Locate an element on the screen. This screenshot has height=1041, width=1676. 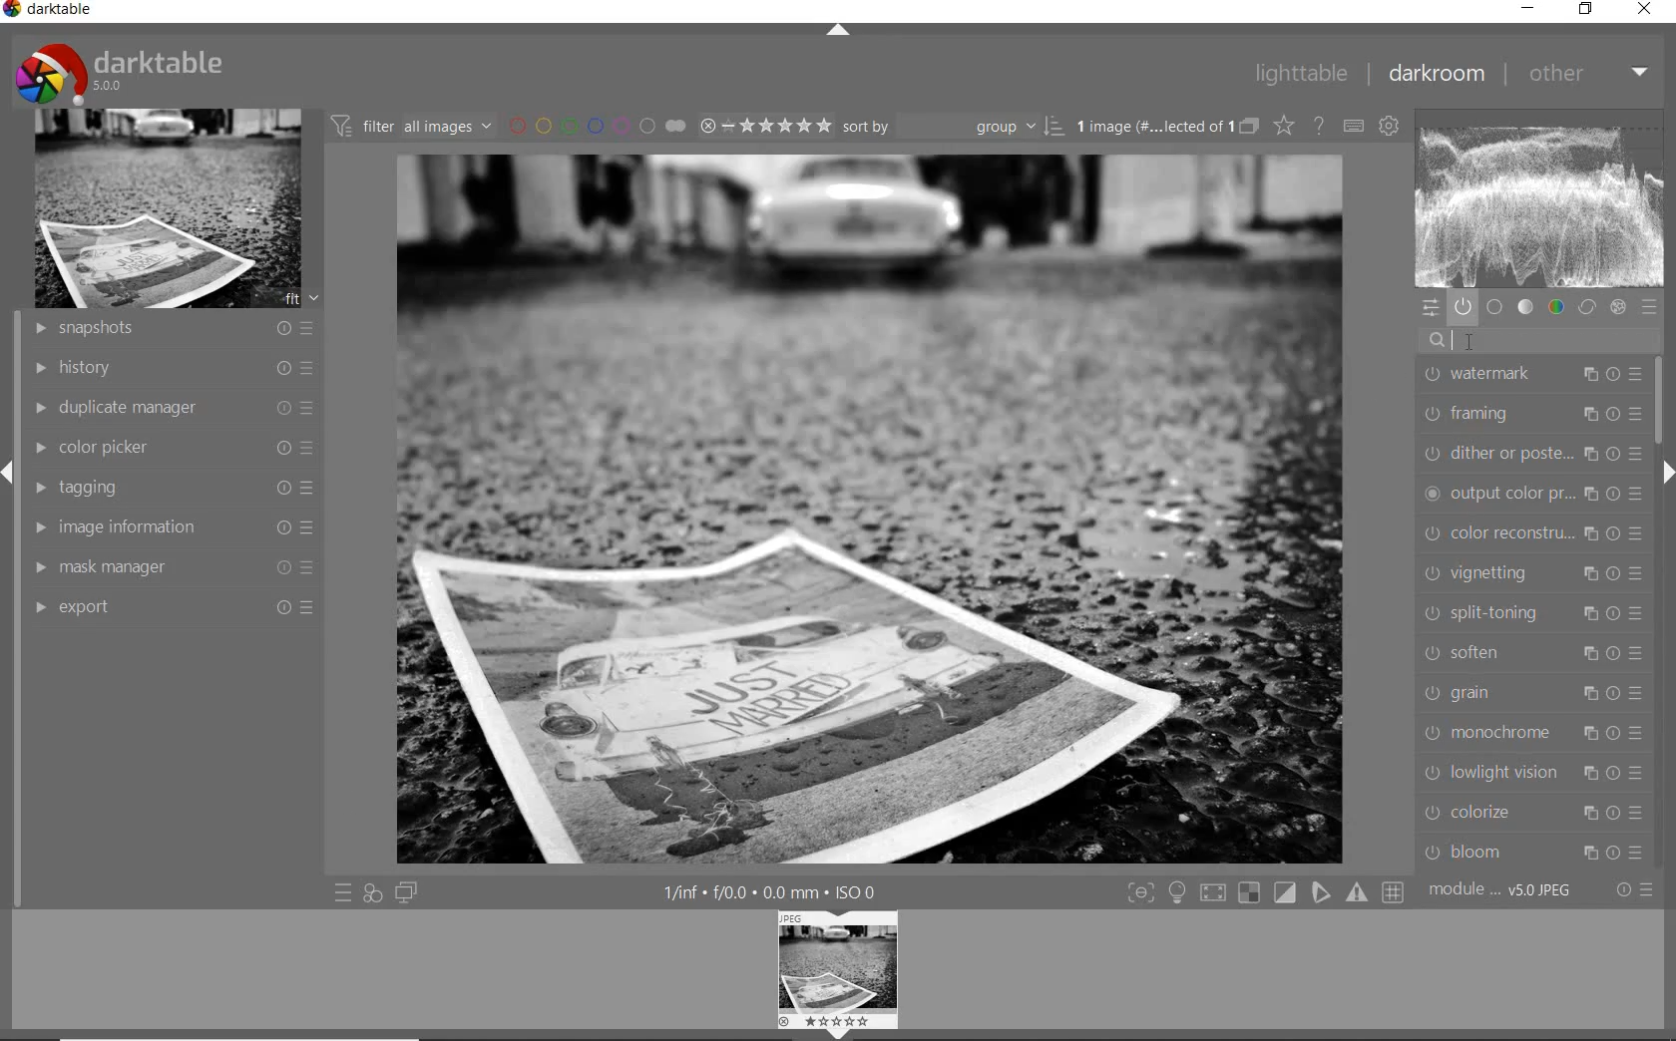
quick access panel is located at coordinates (1430, 308).